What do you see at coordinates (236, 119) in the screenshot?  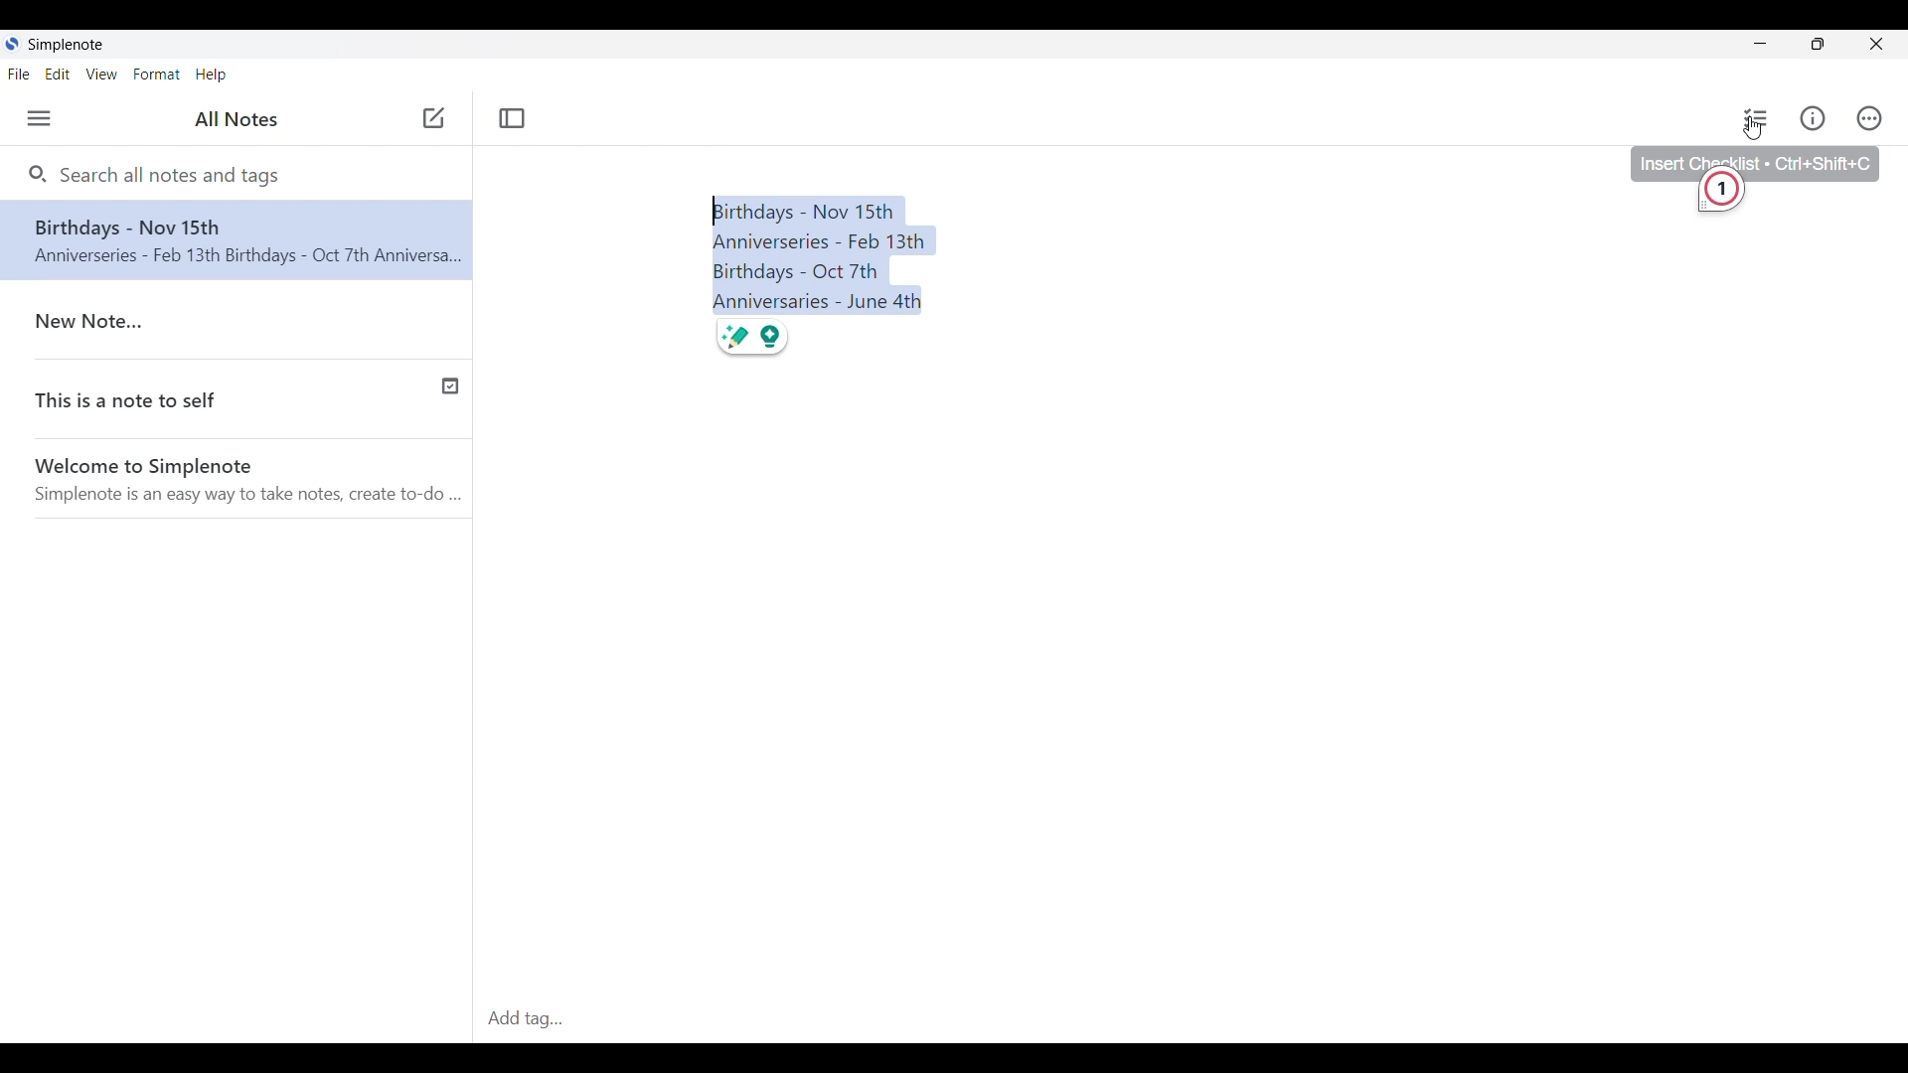 I see `All Notes(Title of left side panel)` at bounding box center [236, 119].